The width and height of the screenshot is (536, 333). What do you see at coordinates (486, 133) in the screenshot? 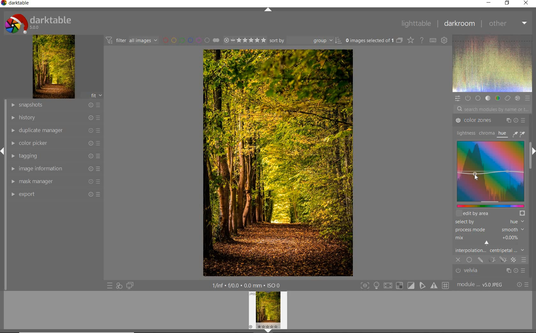
I see `chroma` at bounding box center [486, 133].